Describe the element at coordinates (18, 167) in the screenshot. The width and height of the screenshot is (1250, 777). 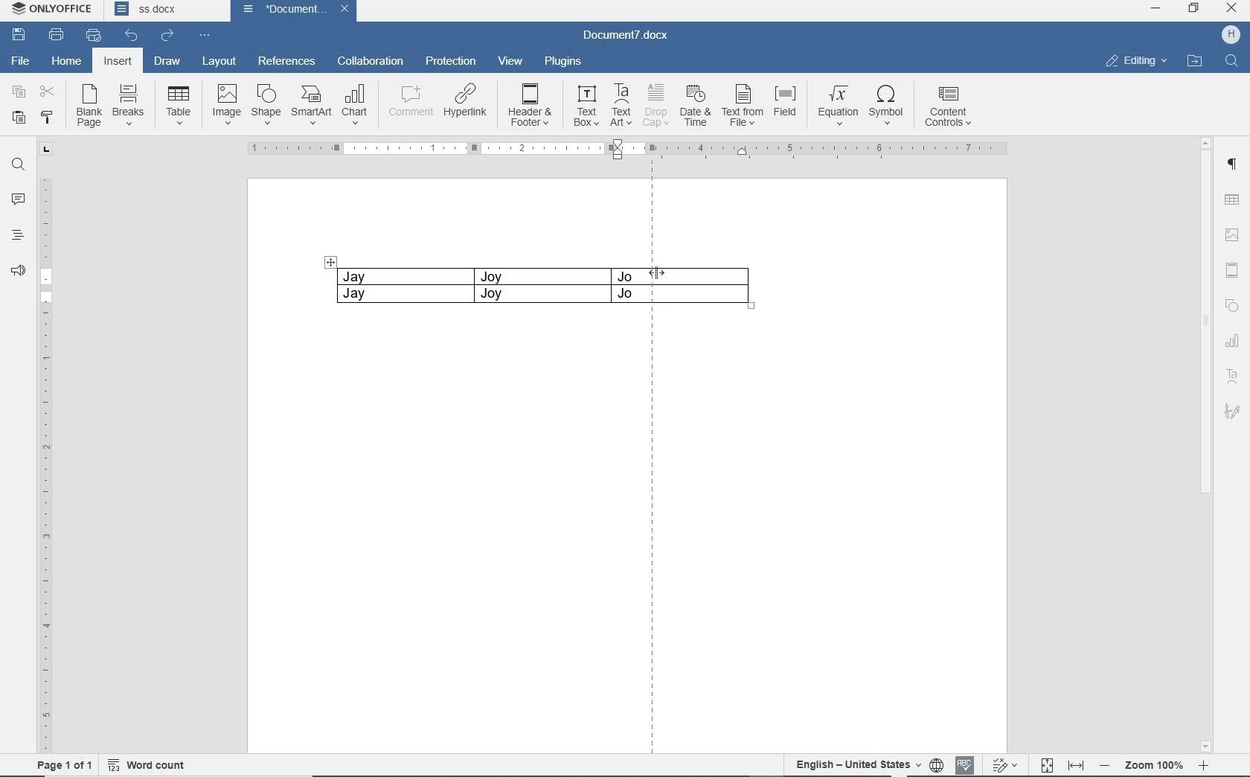
I see `FIND` at that location.